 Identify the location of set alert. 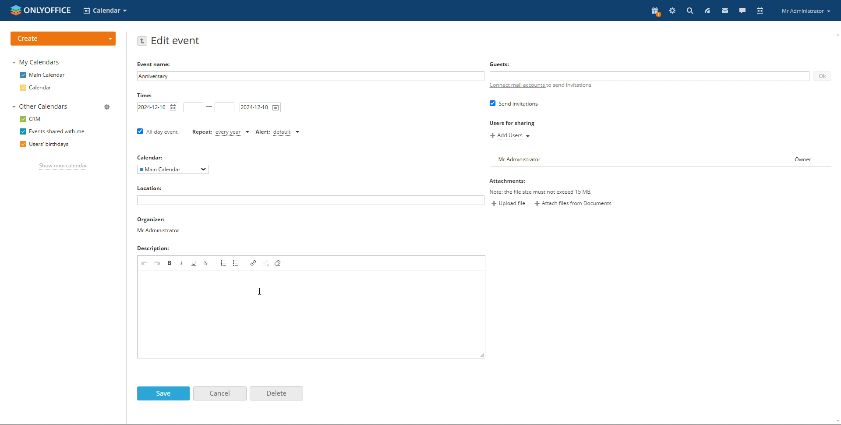
(278, 132).